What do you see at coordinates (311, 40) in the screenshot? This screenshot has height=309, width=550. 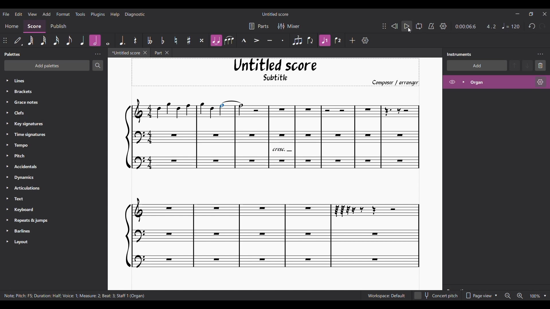 I see `Flip direction` at bounding box center [311, 40].